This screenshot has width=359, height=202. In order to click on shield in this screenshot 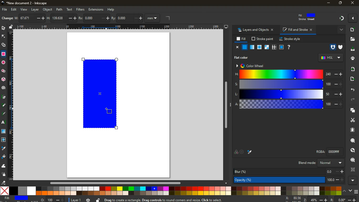, I will do `click(340, 47)`.